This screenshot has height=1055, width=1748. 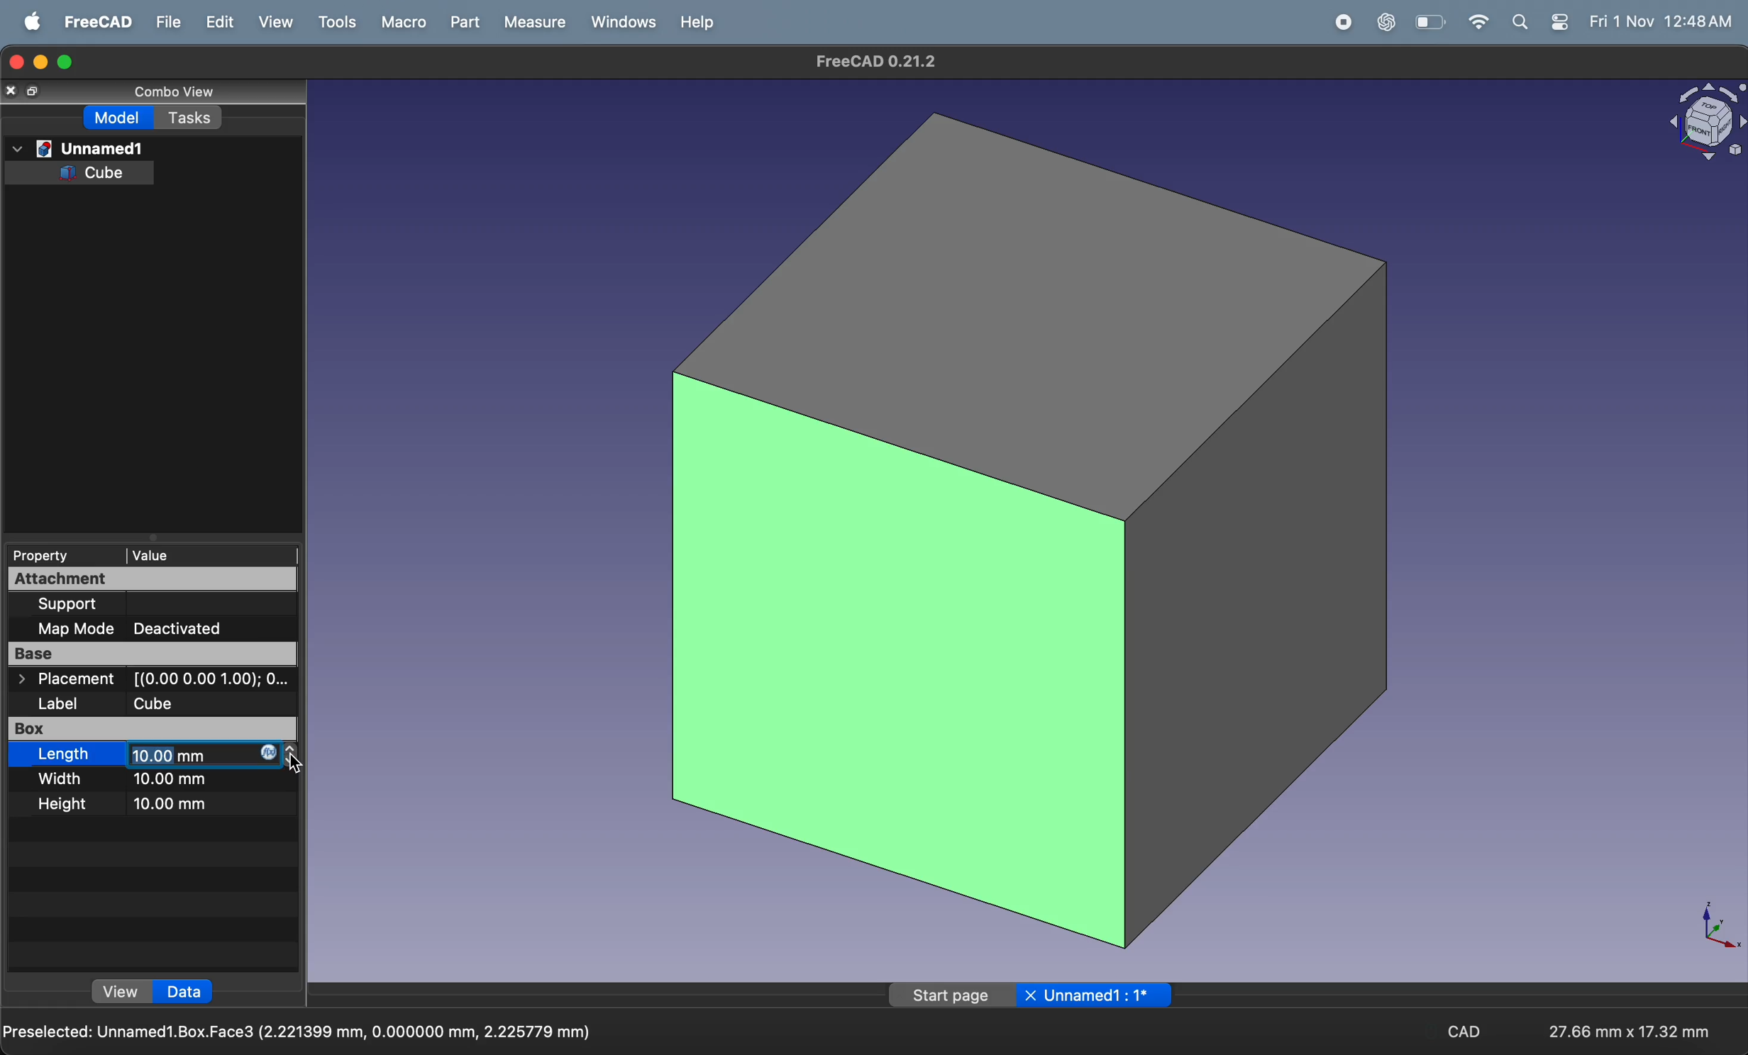 What do you see at coordinates (694, 22) in the screenshot?
I see `help` at bounding box center [694, 22].